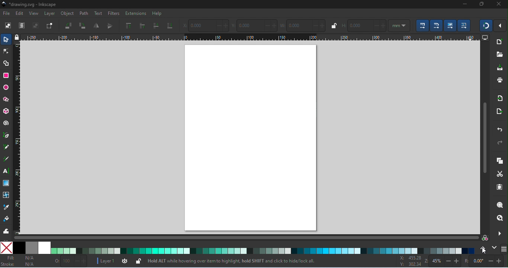 The height and width of the screenshot is (268, 508). What do you see at coordinates (9, 26) in the screenshot?
I see `select all` at bounding box center [9, 26].